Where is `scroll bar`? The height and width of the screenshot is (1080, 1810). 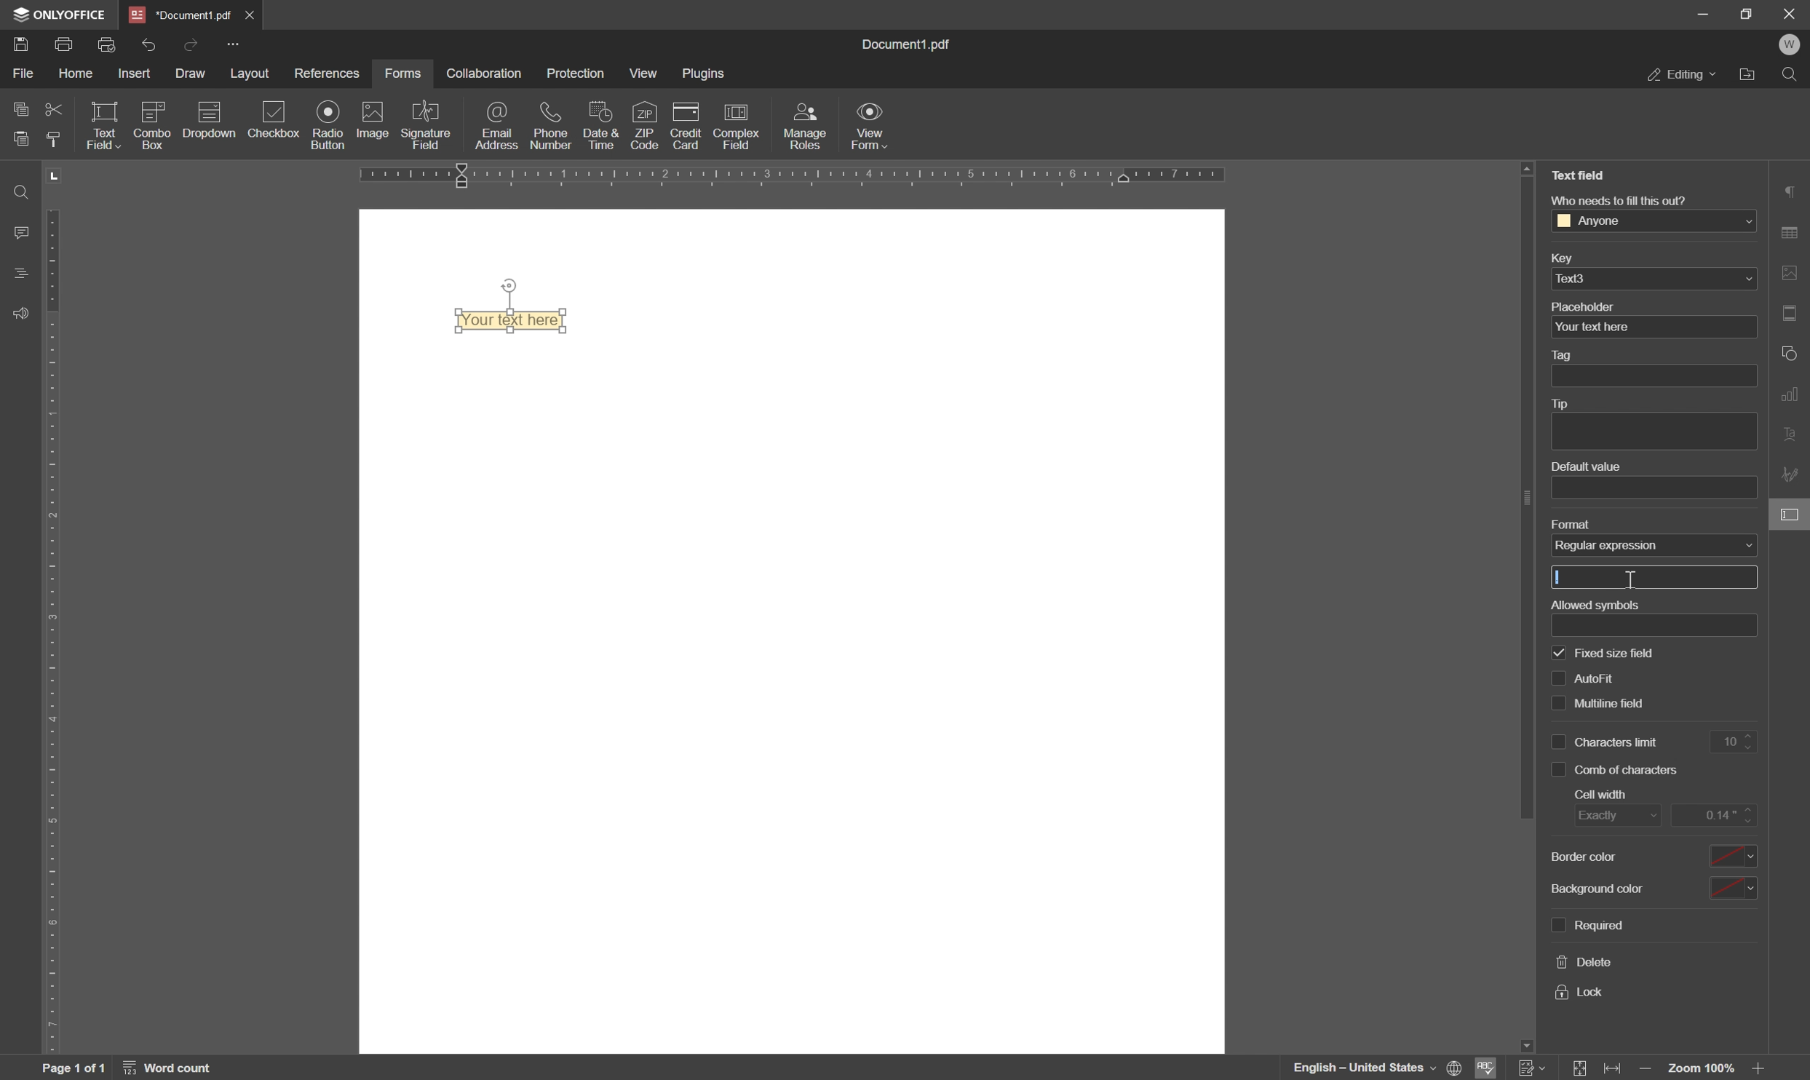 scroll bar is located at coordinates (1520, 504).